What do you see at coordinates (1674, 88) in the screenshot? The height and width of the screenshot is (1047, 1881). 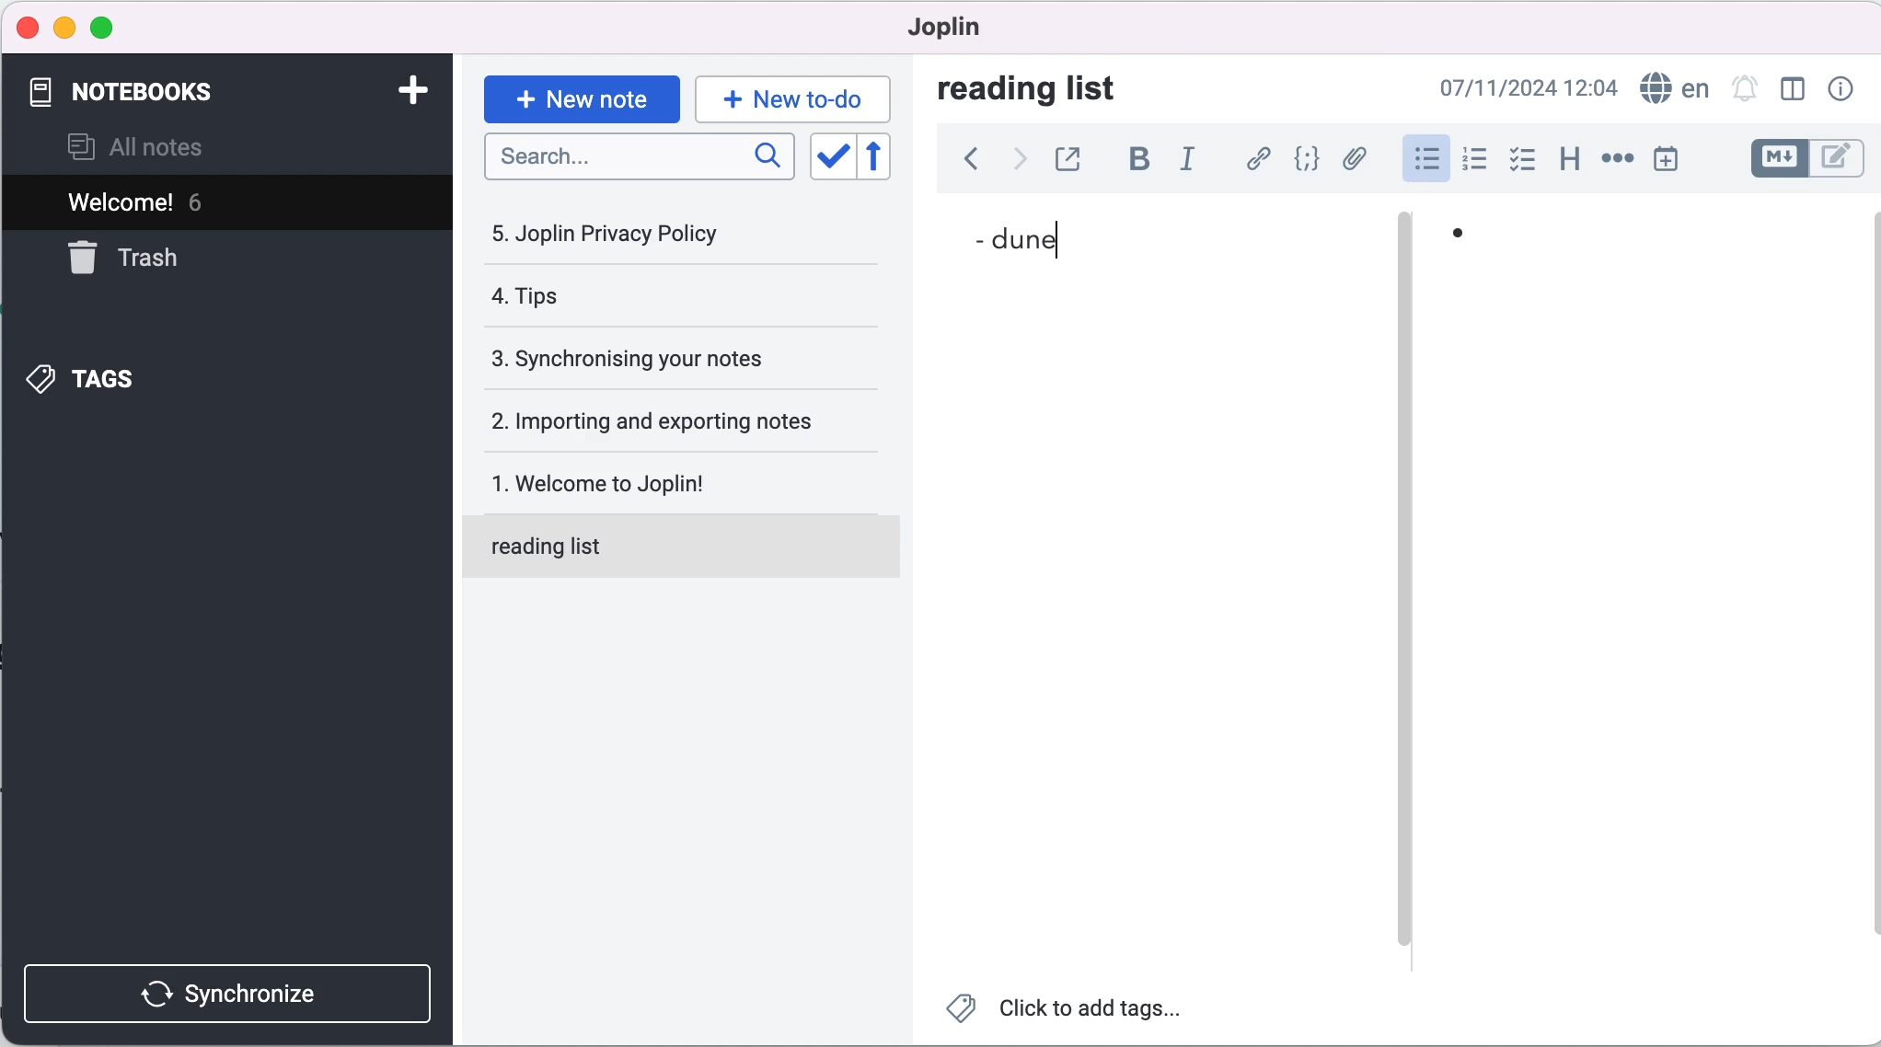 I see `language` at bounding box center [1674, 88].